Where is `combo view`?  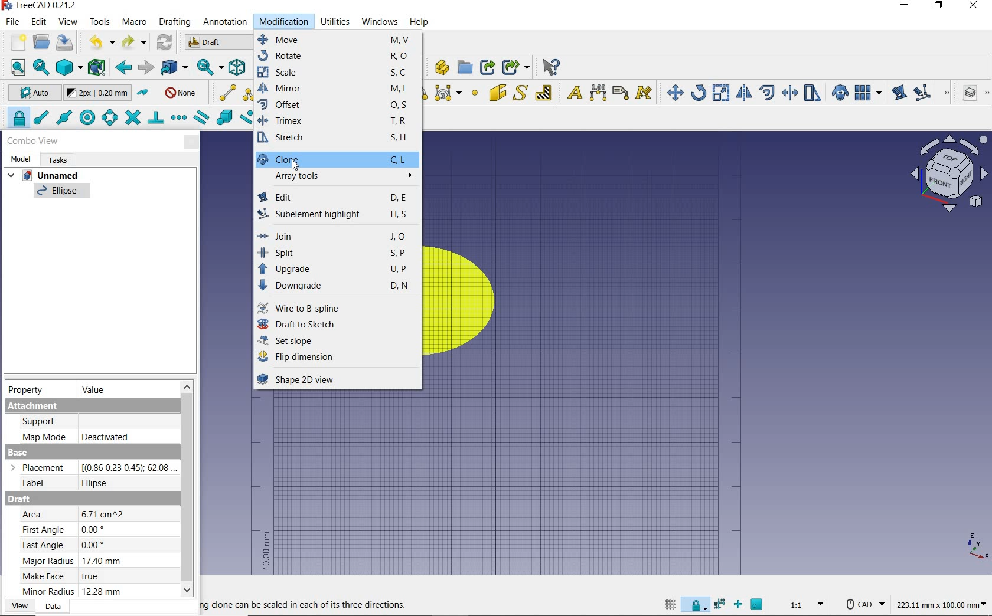
combo view is located at coordinates (32, 141).